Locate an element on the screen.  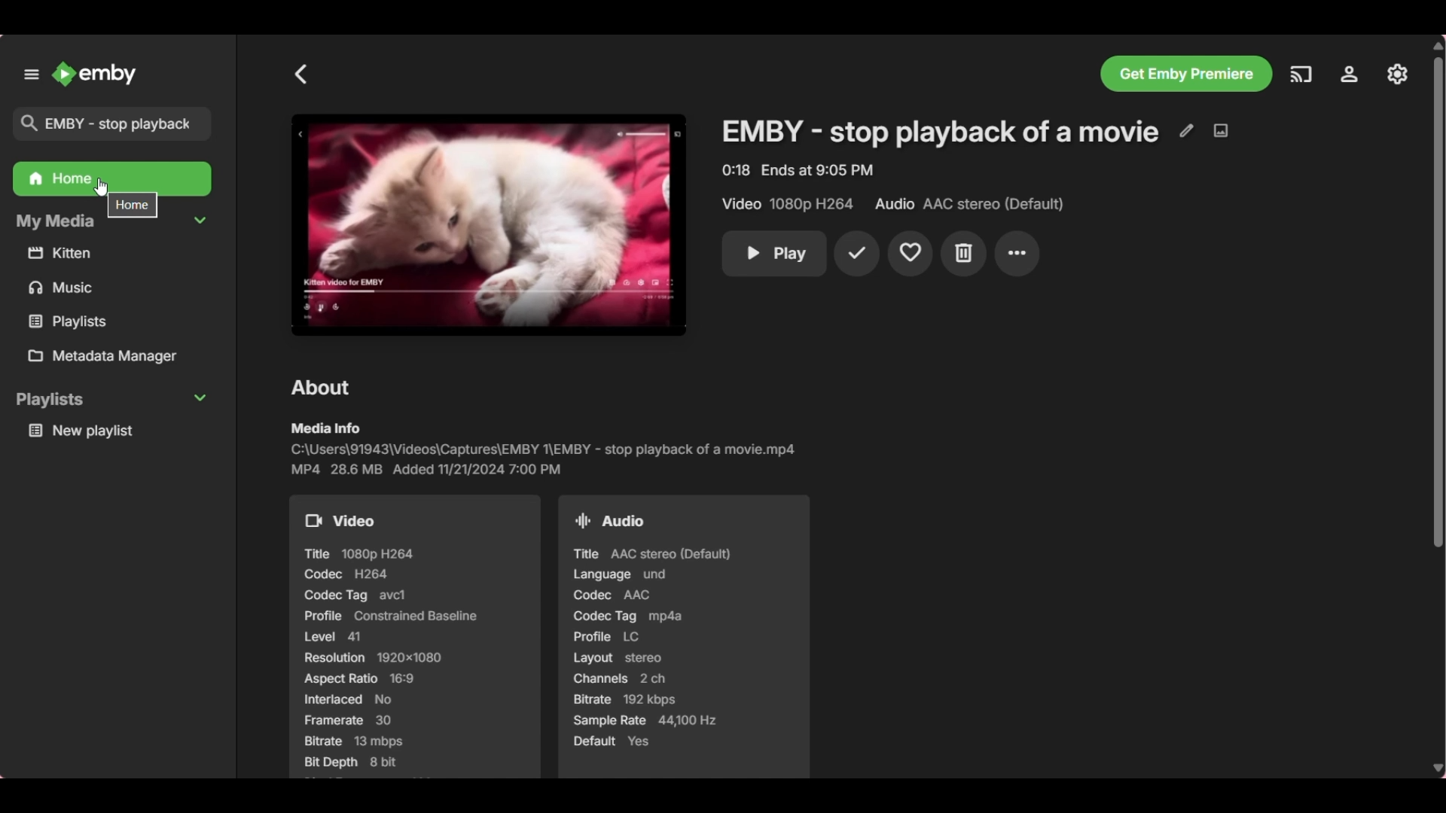
Edit metadata is located at coordinates (1185, 132).